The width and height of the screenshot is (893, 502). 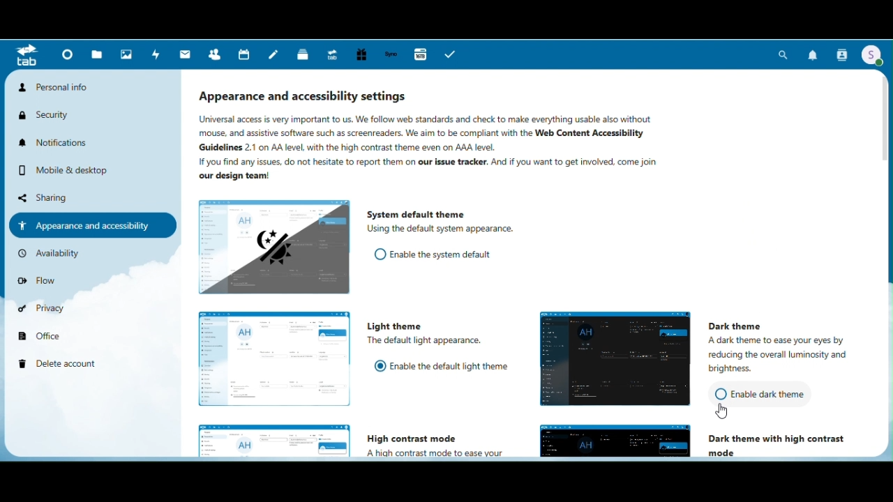 I want to click on Free trial, so click(x=363, y=54).